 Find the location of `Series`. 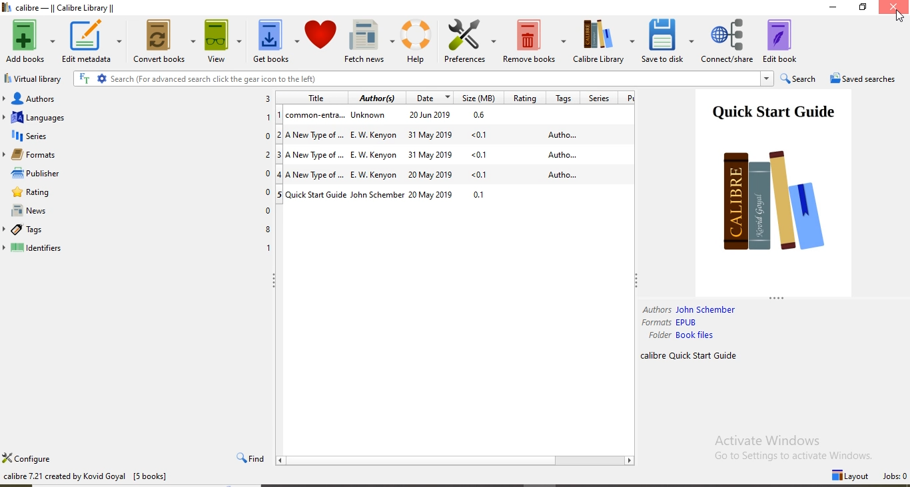

Series is located at coordinates (137, 136).